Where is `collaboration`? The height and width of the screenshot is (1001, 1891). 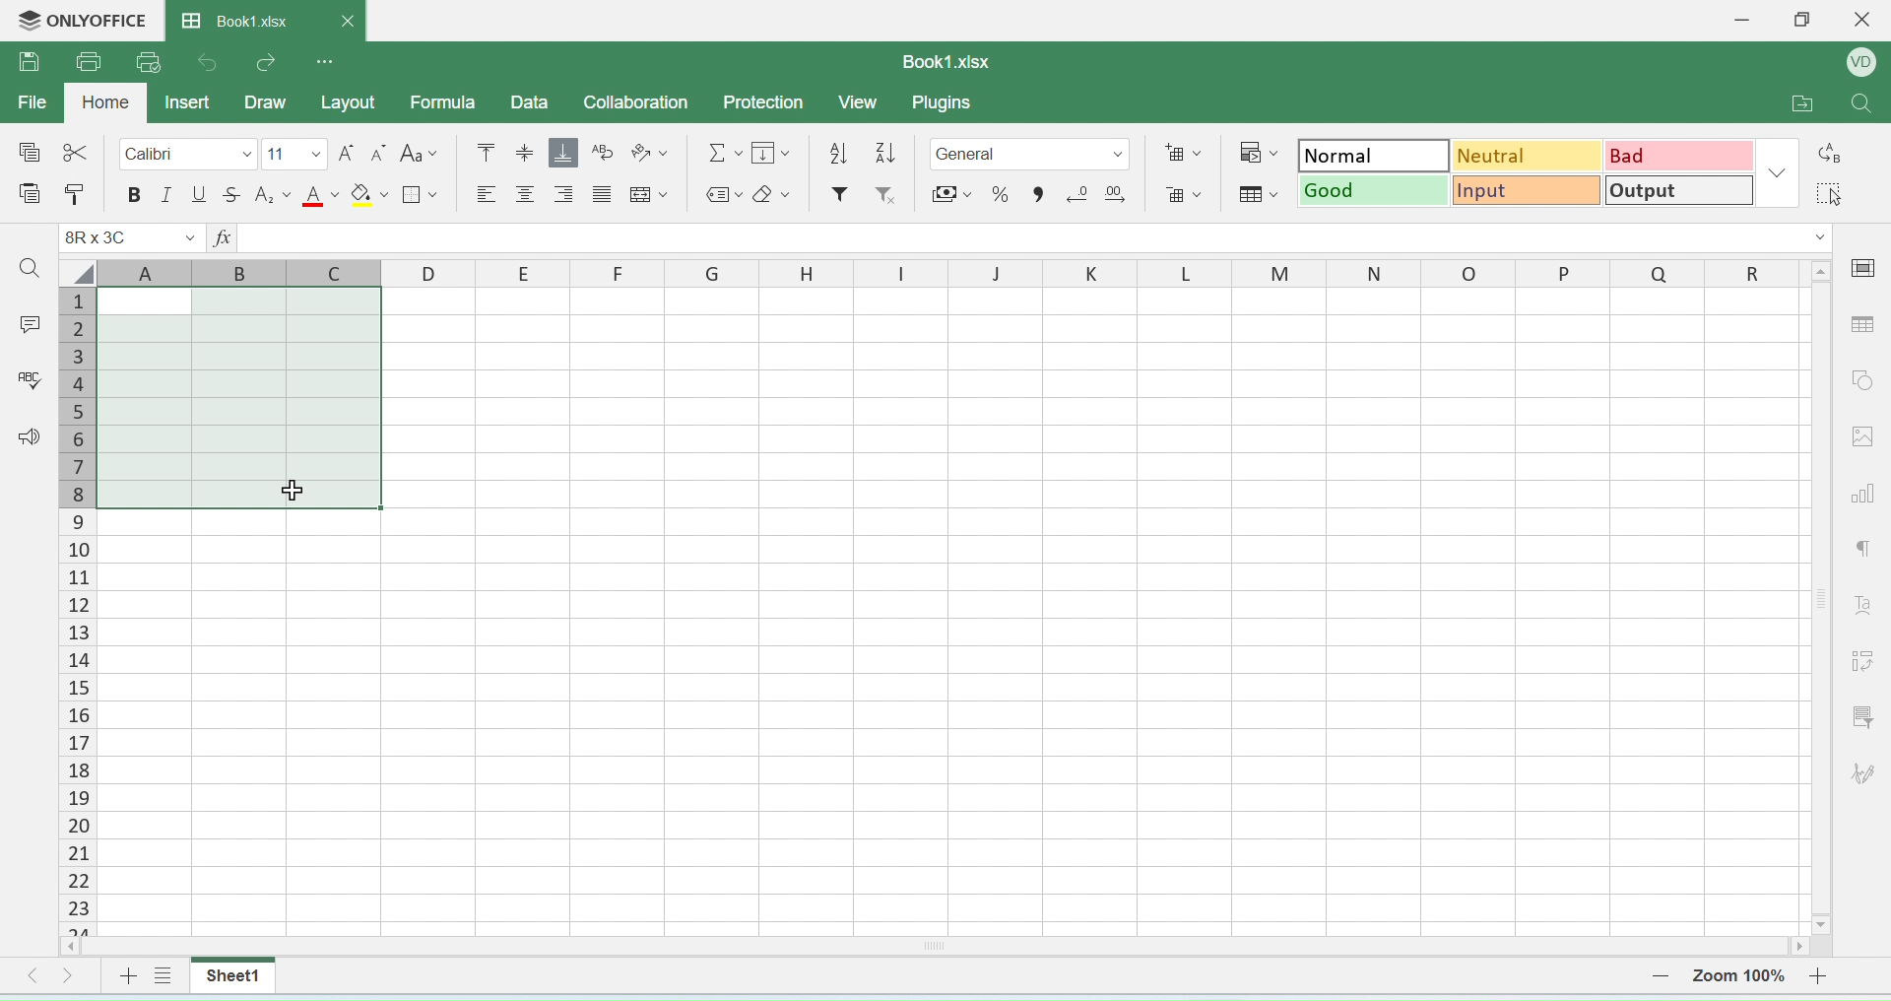 collaboration is located at coordinates (639, 103).